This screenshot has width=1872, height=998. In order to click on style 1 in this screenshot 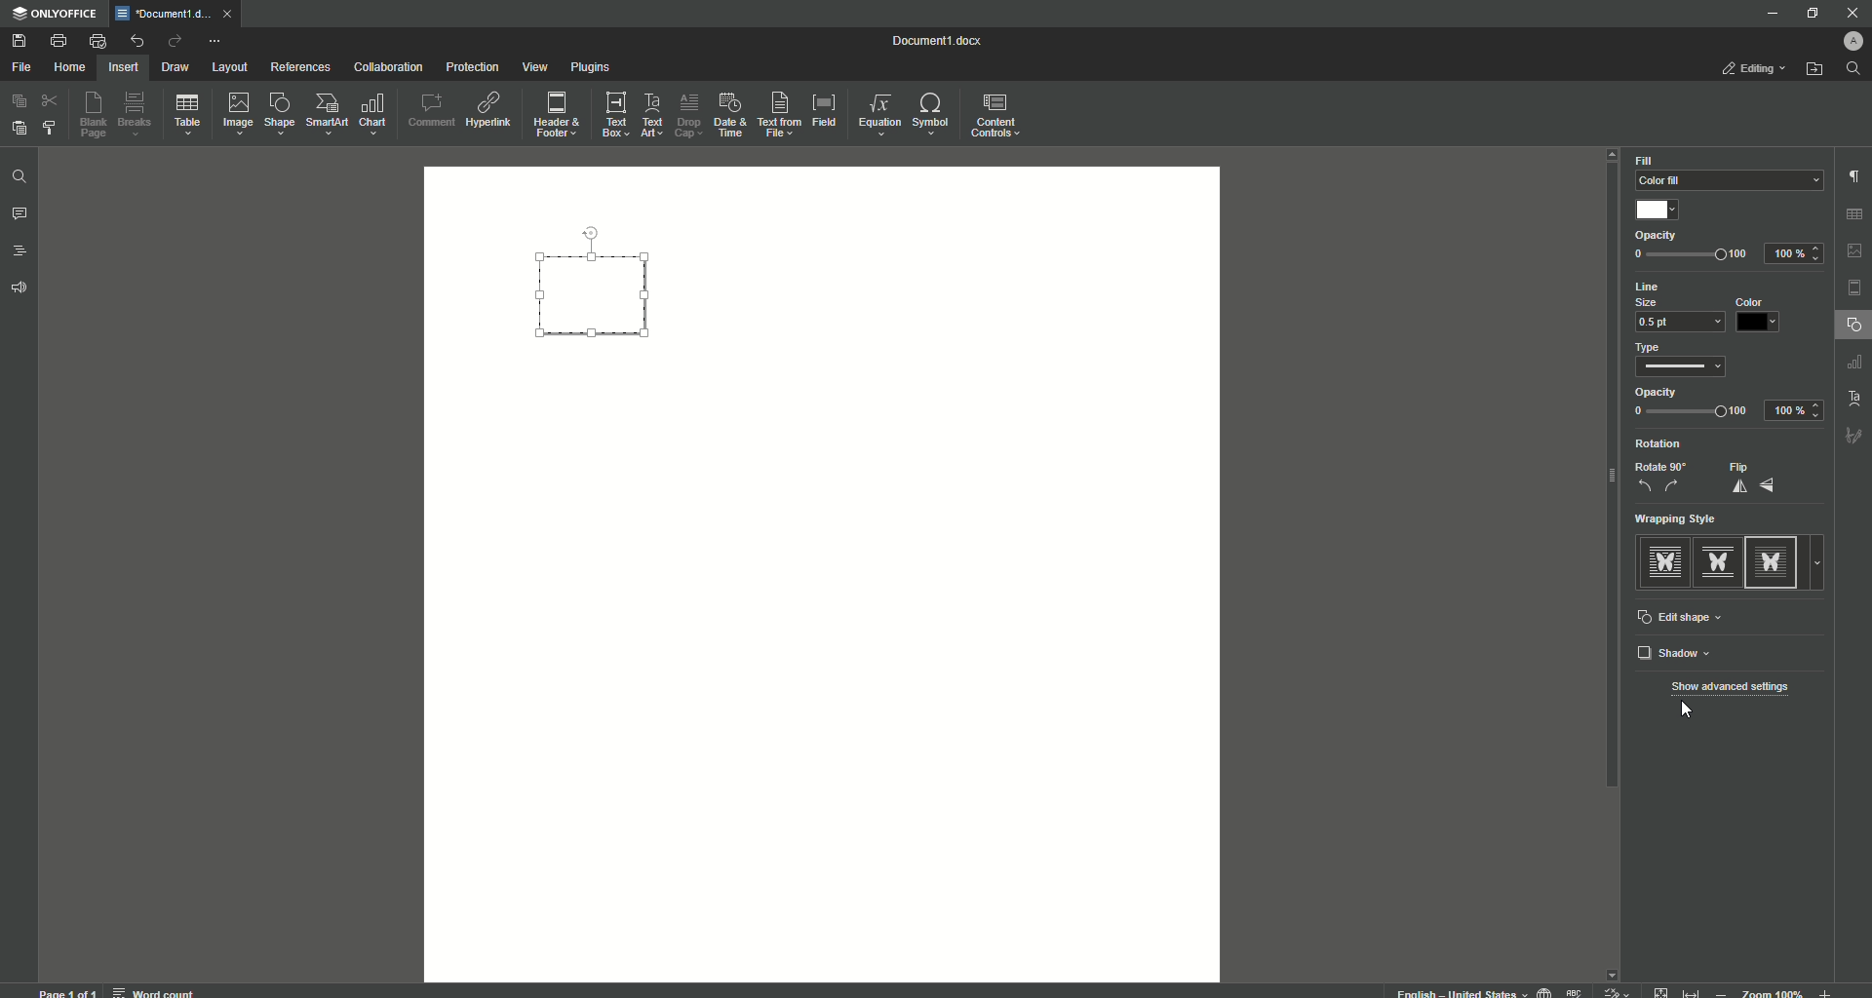, I will do `click(1662, 561)`.